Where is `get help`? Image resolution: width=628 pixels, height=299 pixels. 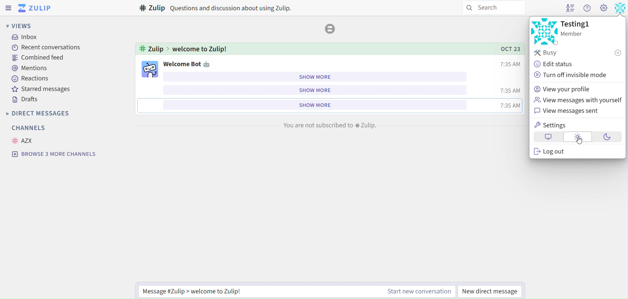
get help is located at coordinates (586, 8).